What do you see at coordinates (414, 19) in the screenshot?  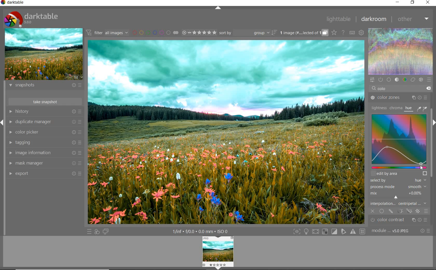 I see `other` at bounding box center [414, 19].